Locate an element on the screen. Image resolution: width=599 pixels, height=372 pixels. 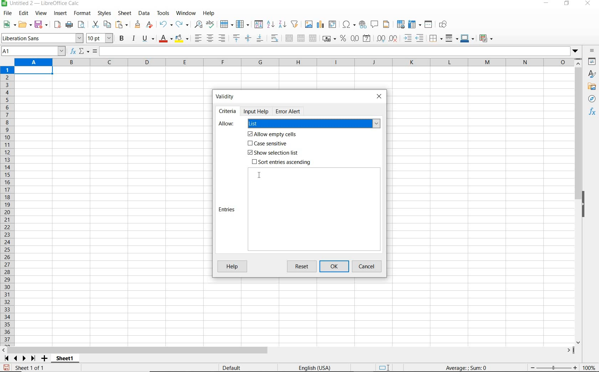
edit is located at coordinates (24, 14).